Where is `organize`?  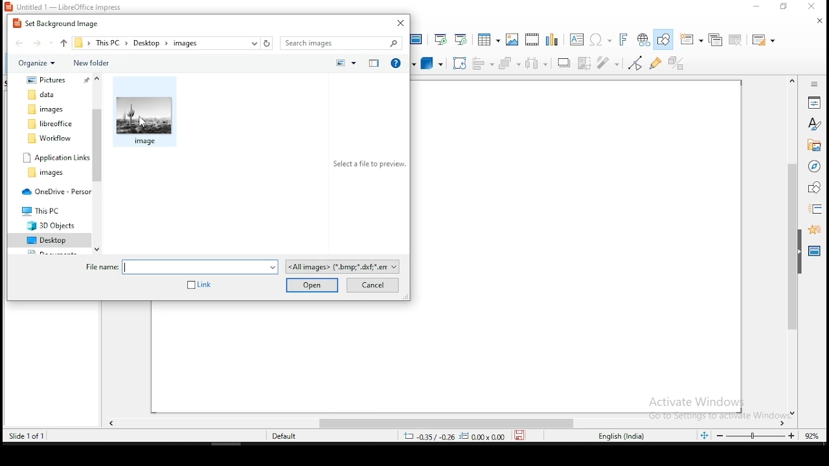
organize is located at coordinates (36, 63).